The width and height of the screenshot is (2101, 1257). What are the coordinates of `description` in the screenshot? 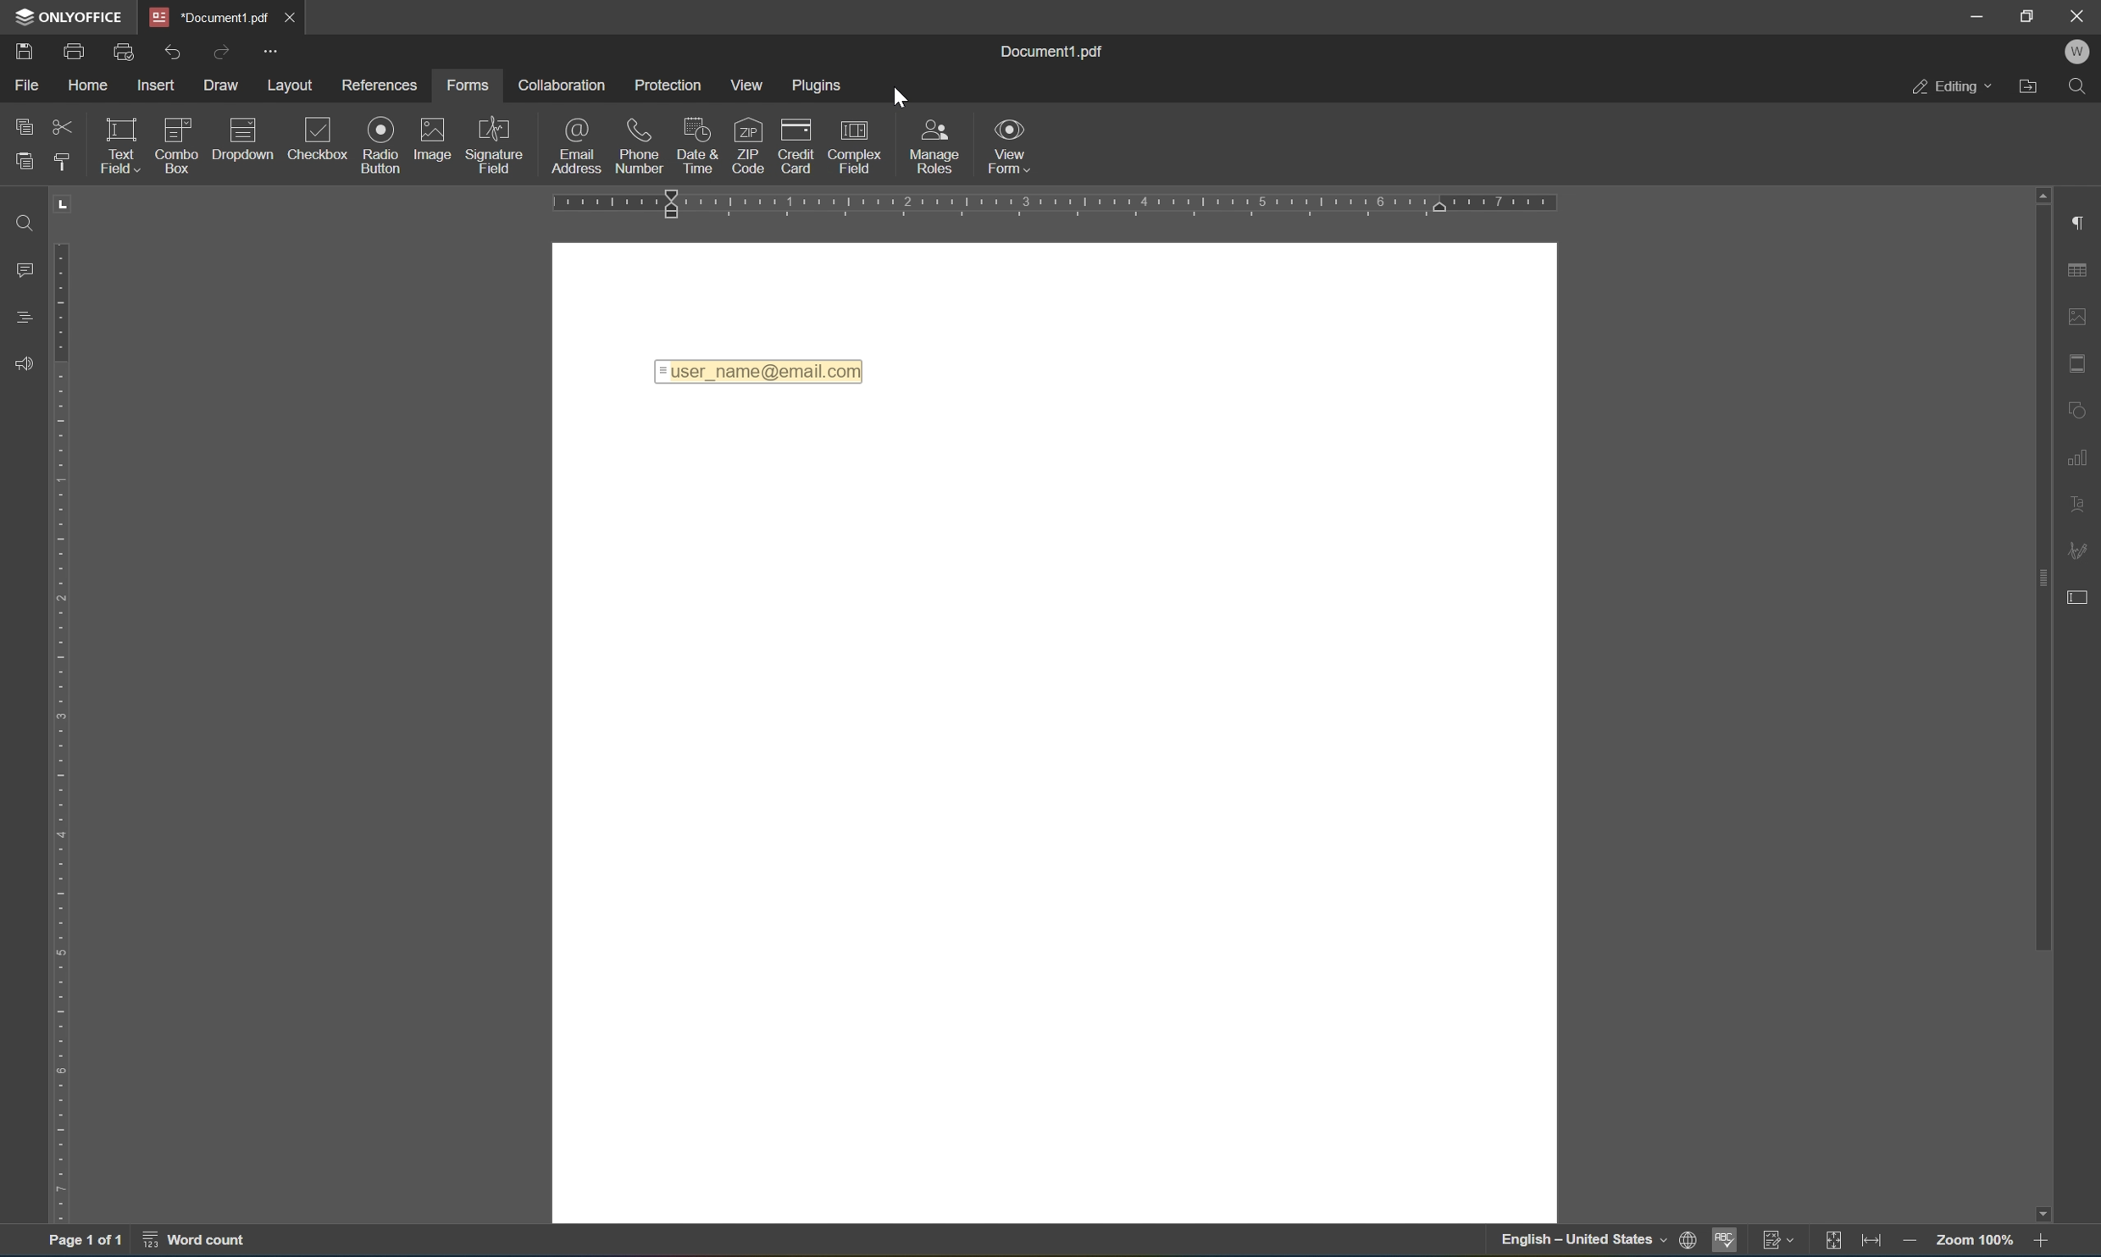 It's located at (247, 137).